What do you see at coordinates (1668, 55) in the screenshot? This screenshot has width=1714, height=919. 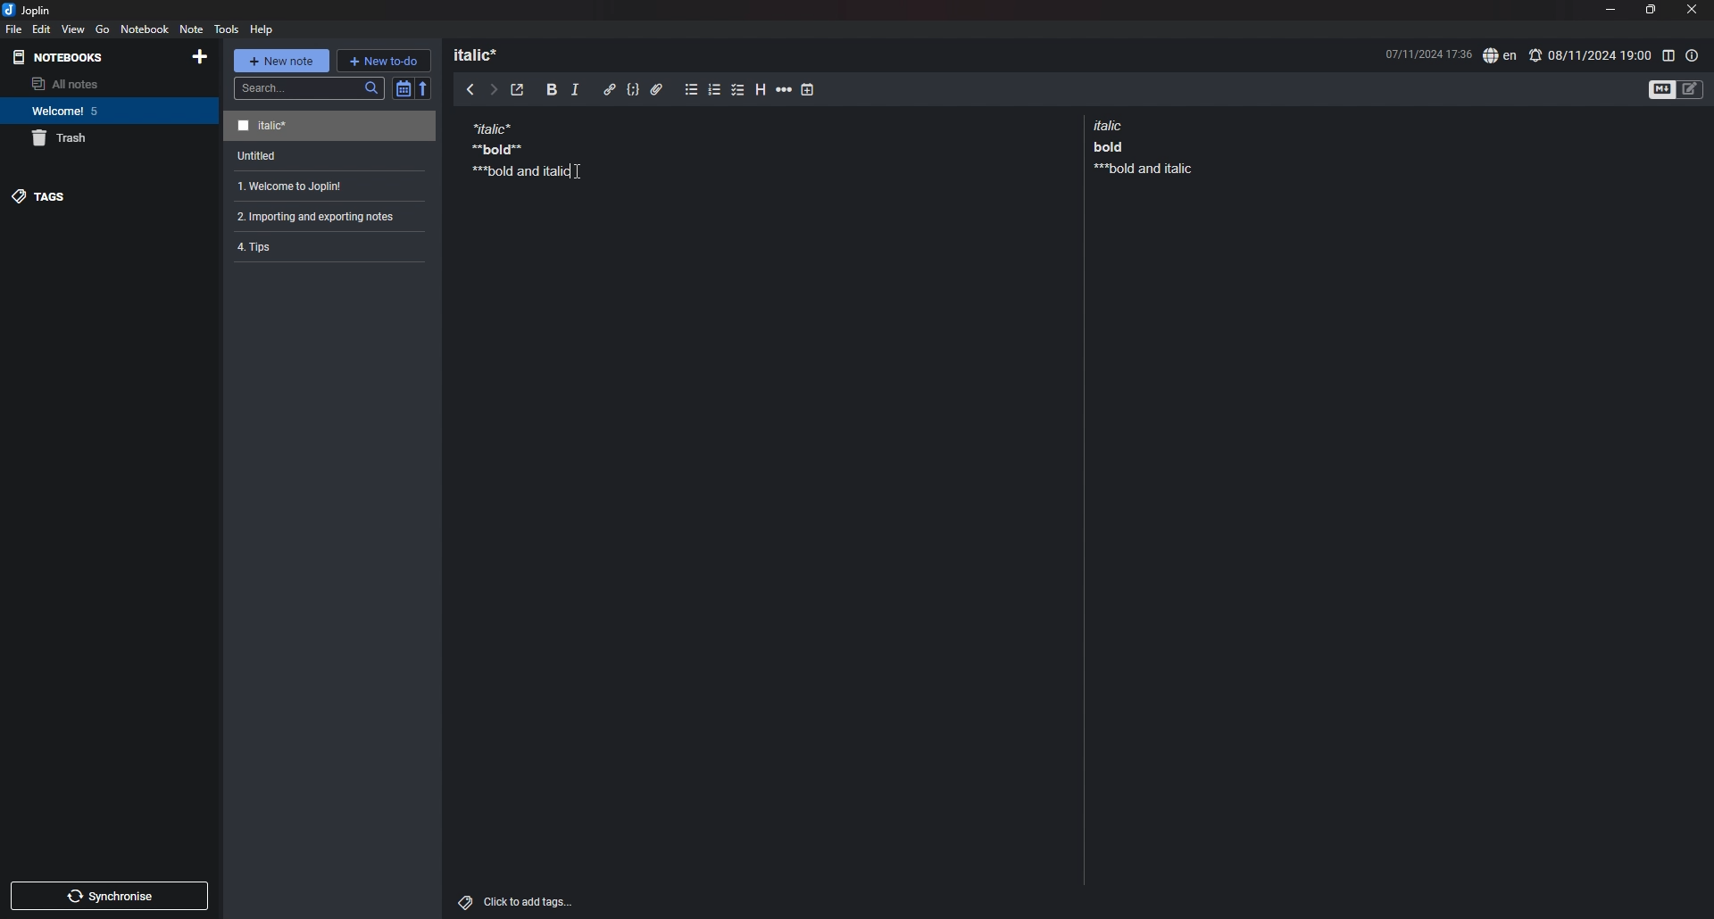 I see `toggle editor layout` at bounding box center [1668, 55].